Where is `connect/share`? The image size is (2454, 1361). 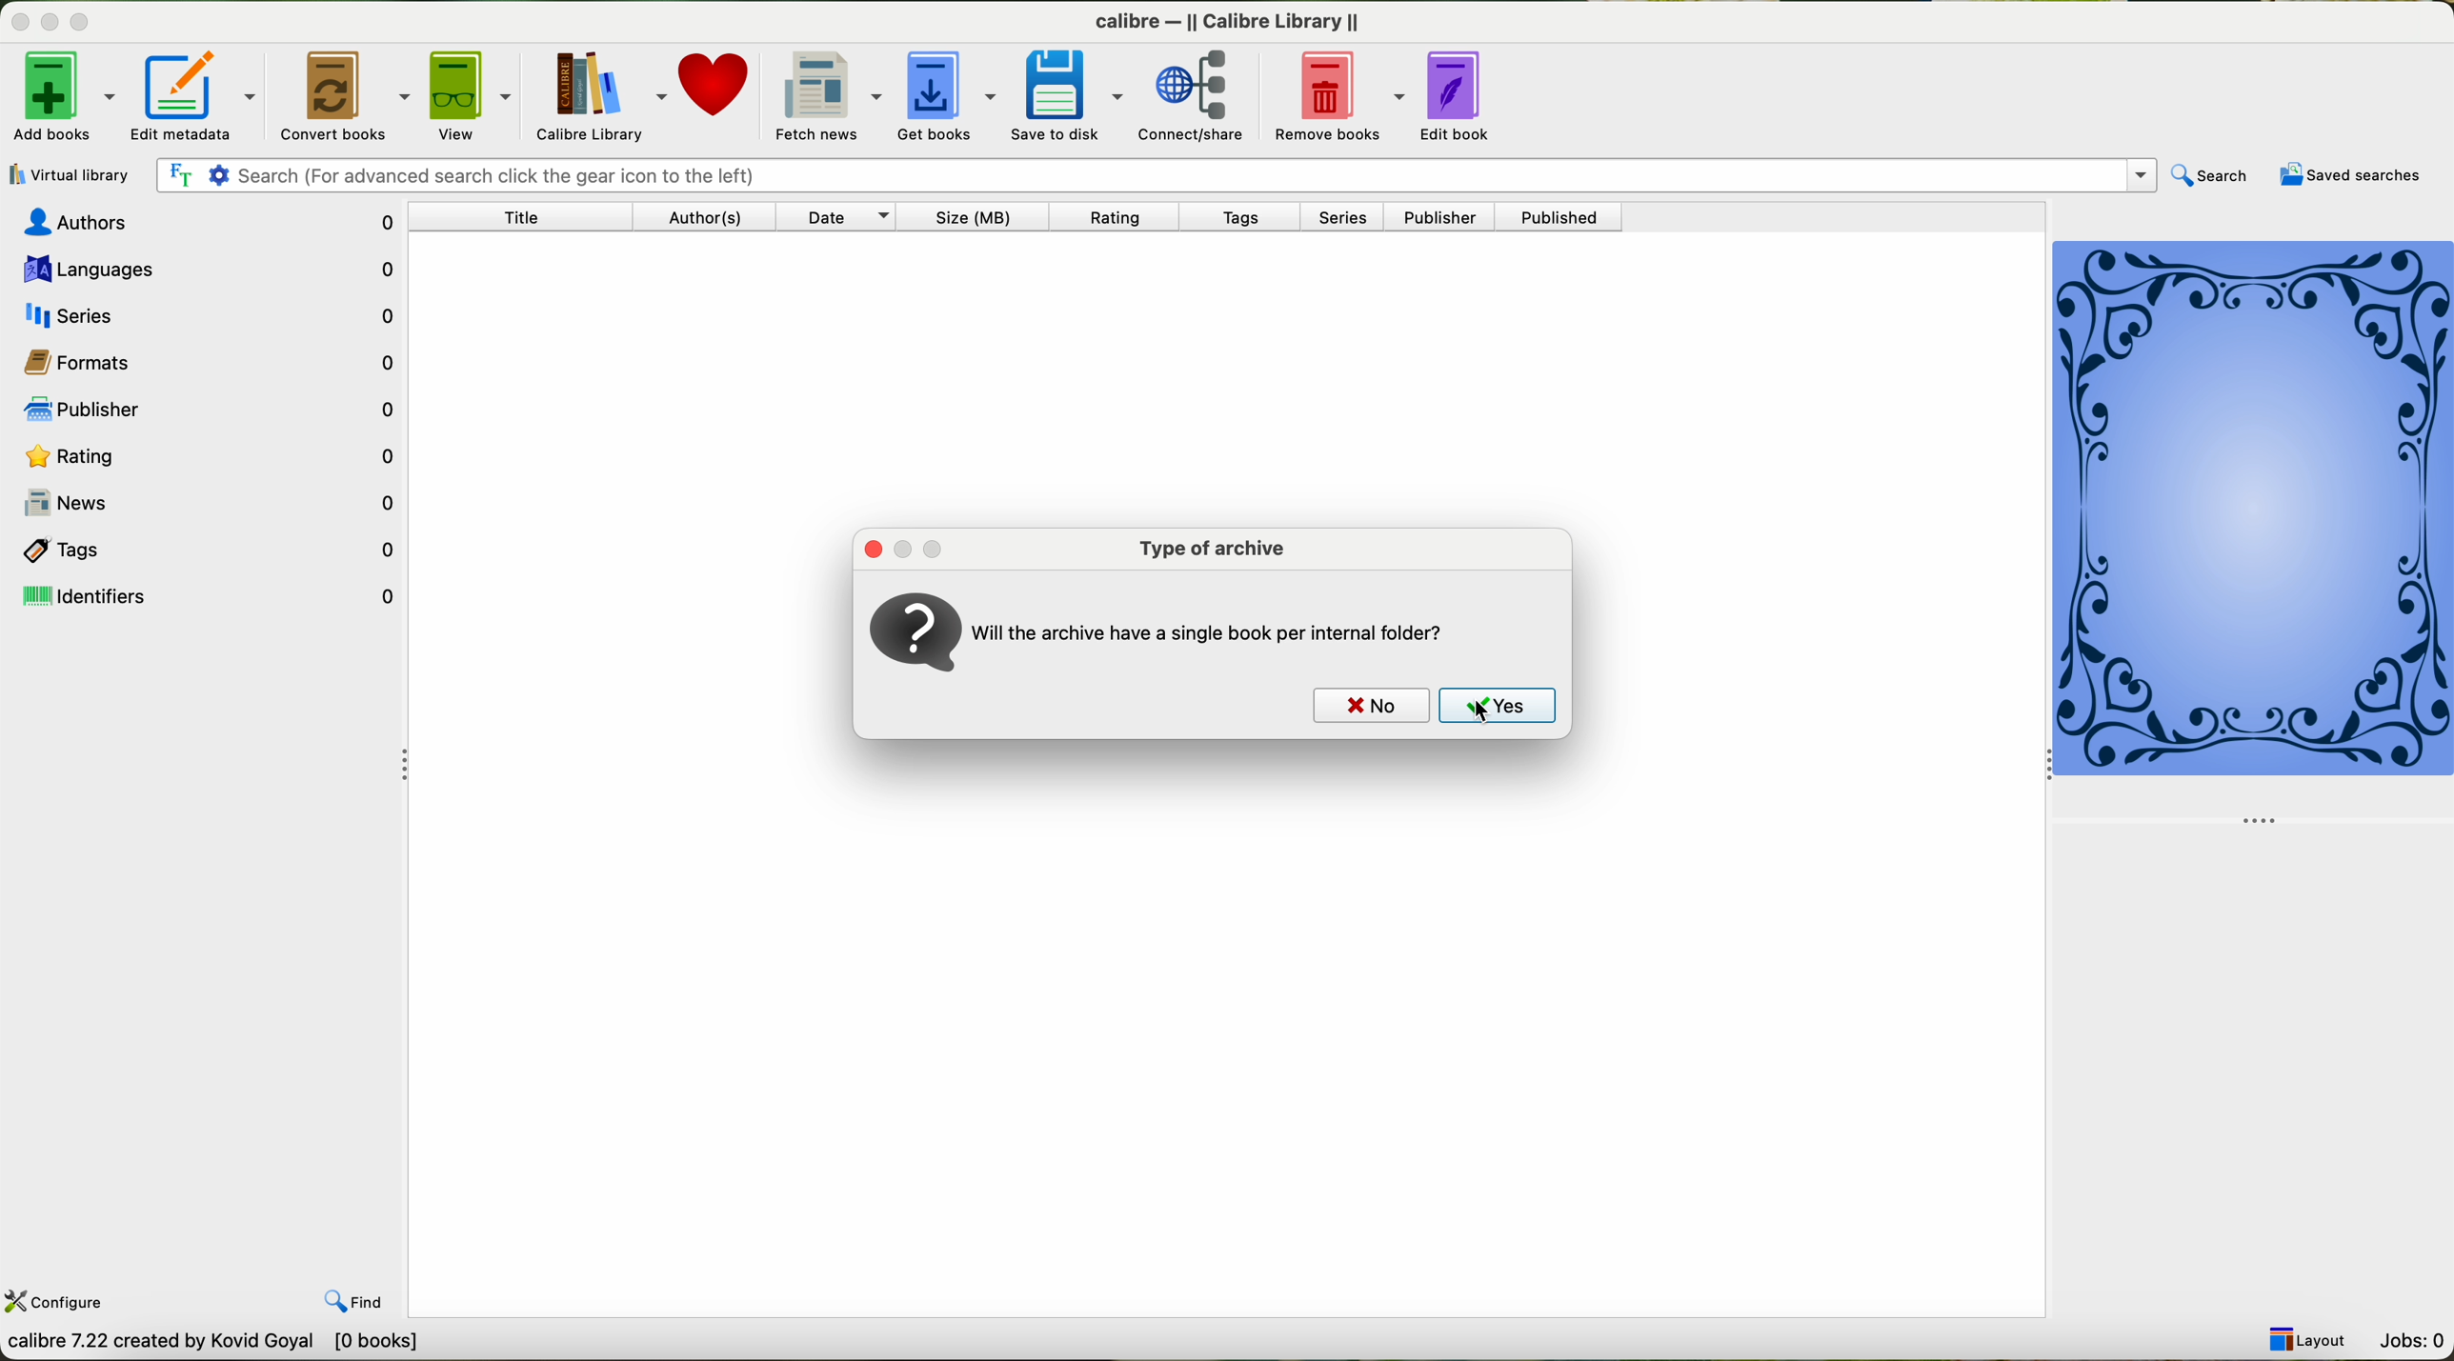
connect/share is located at coordinates (1197, 99).